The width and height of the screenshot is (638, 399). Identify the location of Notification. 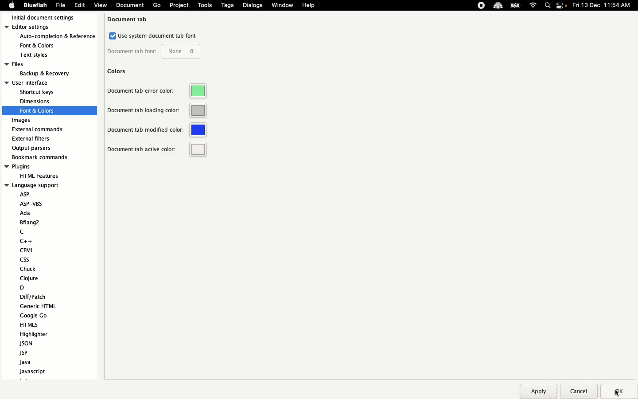
(562, 6).